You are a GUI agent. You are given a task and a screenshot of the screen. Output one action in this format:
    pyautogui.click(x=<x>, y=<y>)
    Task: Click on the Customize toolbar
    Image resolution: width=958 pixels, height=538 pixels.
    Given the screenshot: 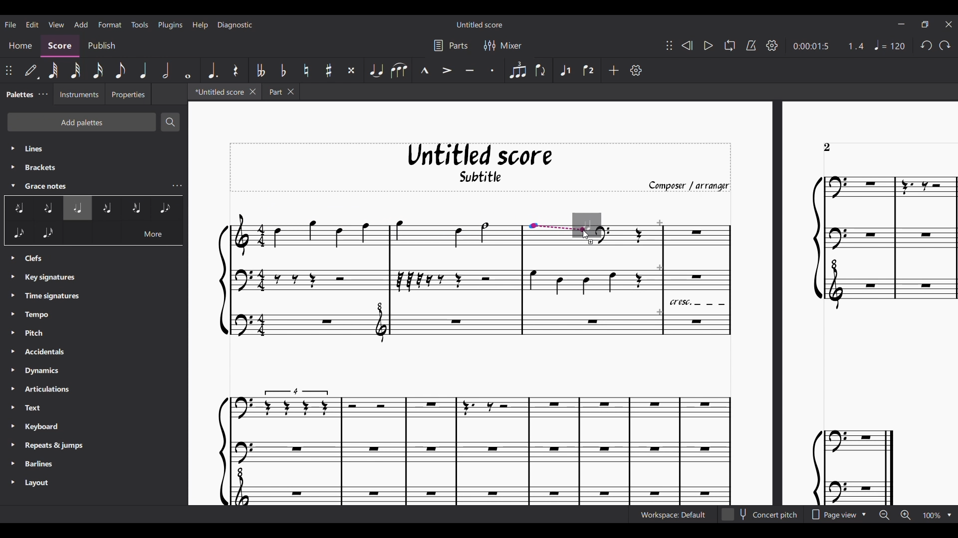 What is the action you would take?
    pyautogui.click(x=636, y=70)
    